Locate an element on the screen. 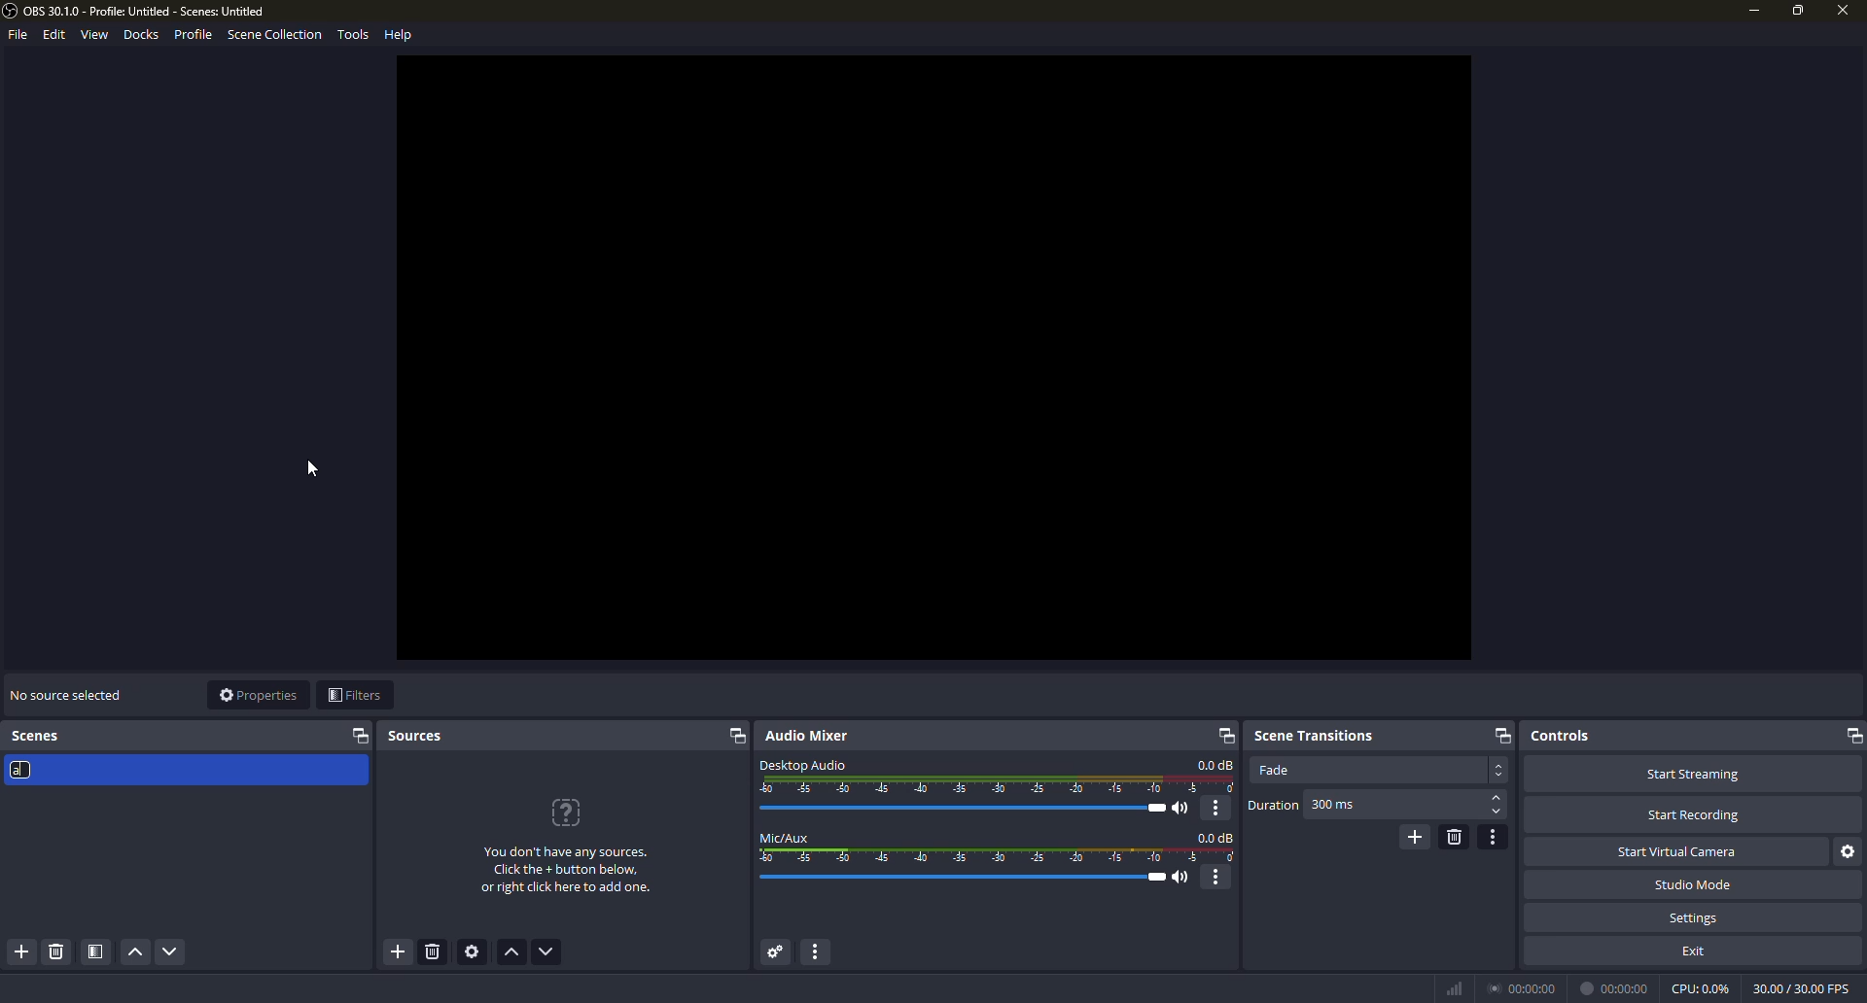 The height and width of the screenshot is (1003, 1867). open source properties is located at coordinates (476, 952).